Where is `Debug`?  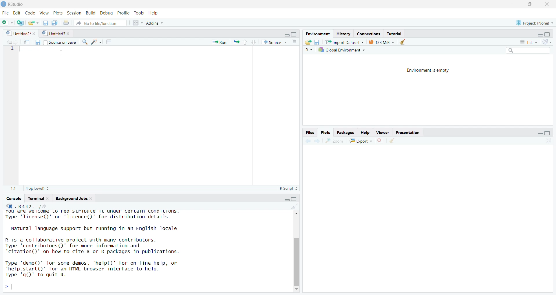
Debug is located at coordinates (107, 13).